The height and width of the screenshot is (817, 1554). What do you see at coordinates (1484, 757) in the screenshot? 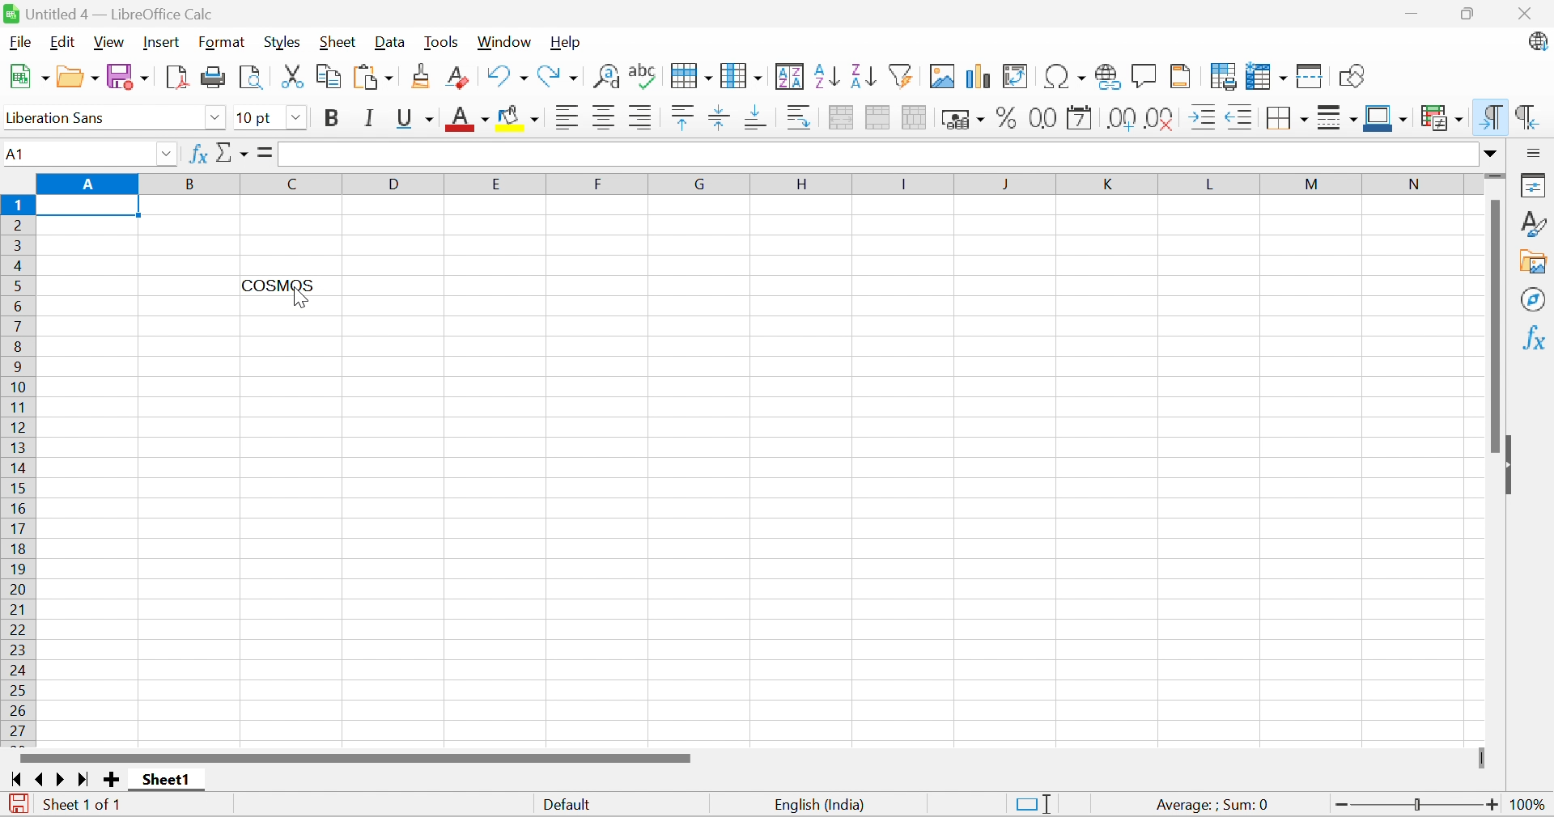
I see `Slider` at bounding box center [1484, 757].